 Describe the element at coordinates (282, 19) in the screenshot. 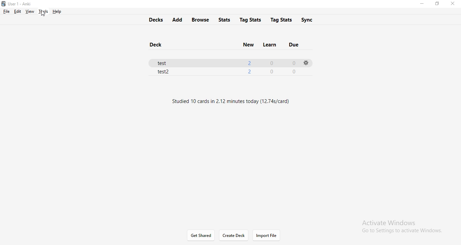

I see `tags stats` at that location.